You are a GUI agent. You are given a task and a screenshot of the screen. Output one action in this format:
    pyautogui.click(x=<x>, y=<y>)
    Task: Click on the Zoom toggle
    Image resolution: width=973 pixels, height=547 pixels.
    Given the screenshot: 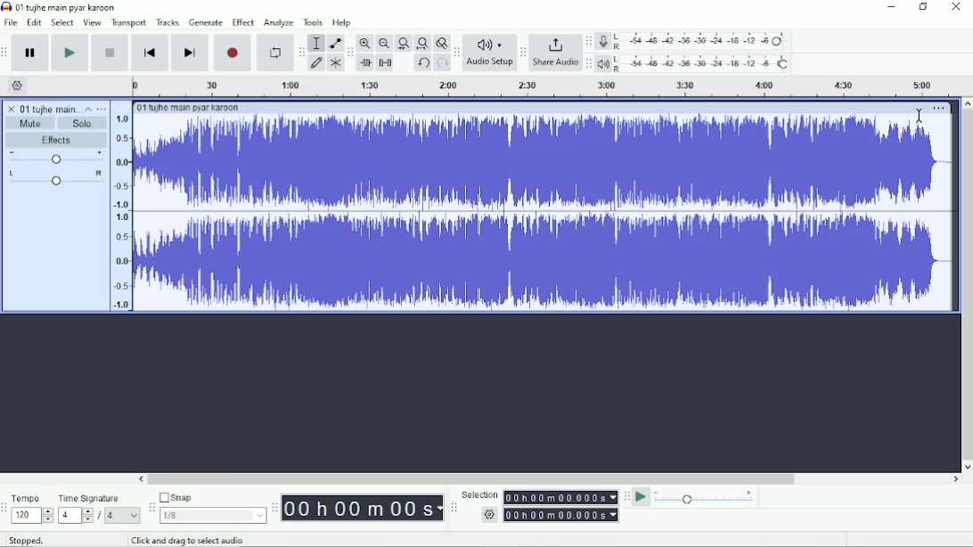 What is the action you would take?
    pyautogui.click(x=440, y=43)
    